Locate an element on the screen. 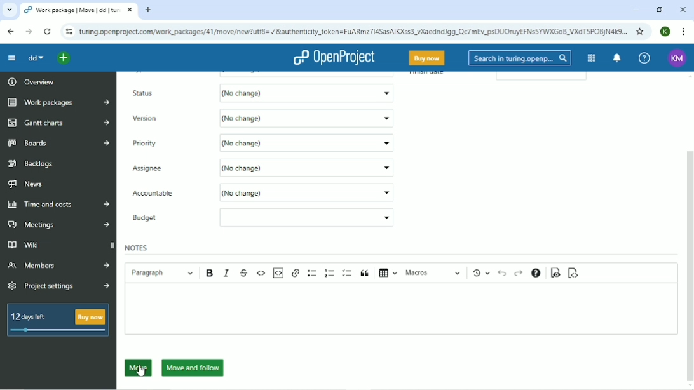  Search is located at coordinates (520, 58).